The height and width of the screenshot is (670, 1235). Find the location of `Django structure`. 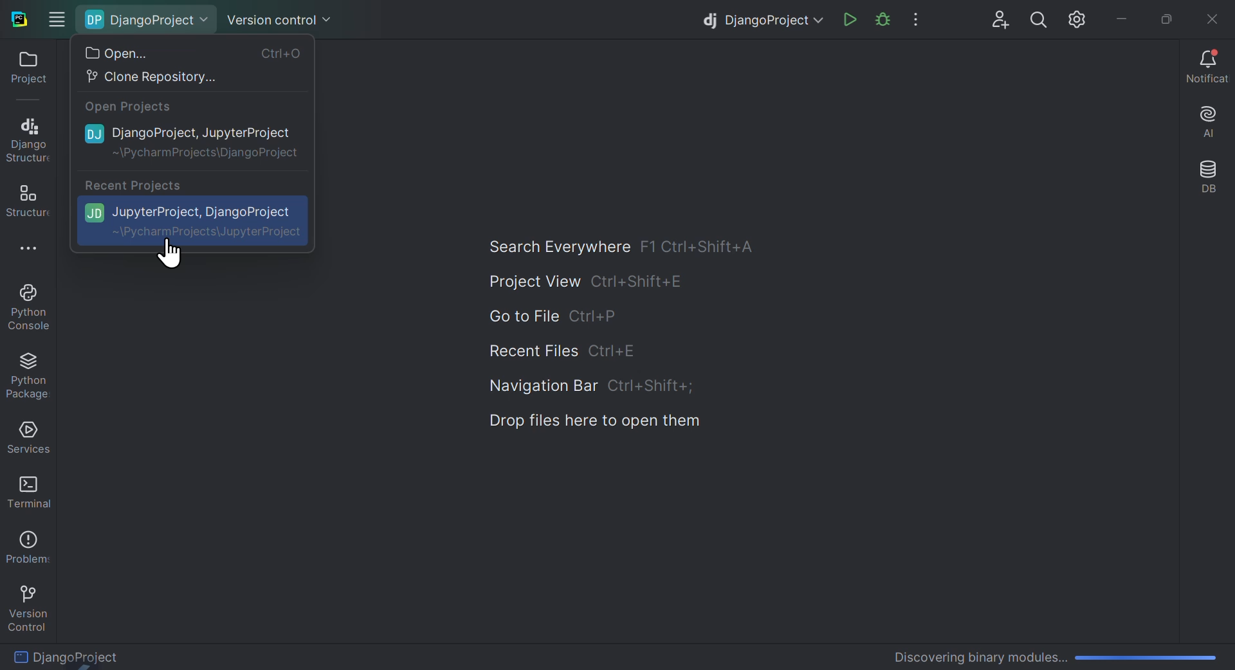

Django structure is located at coordinates (27, 138).